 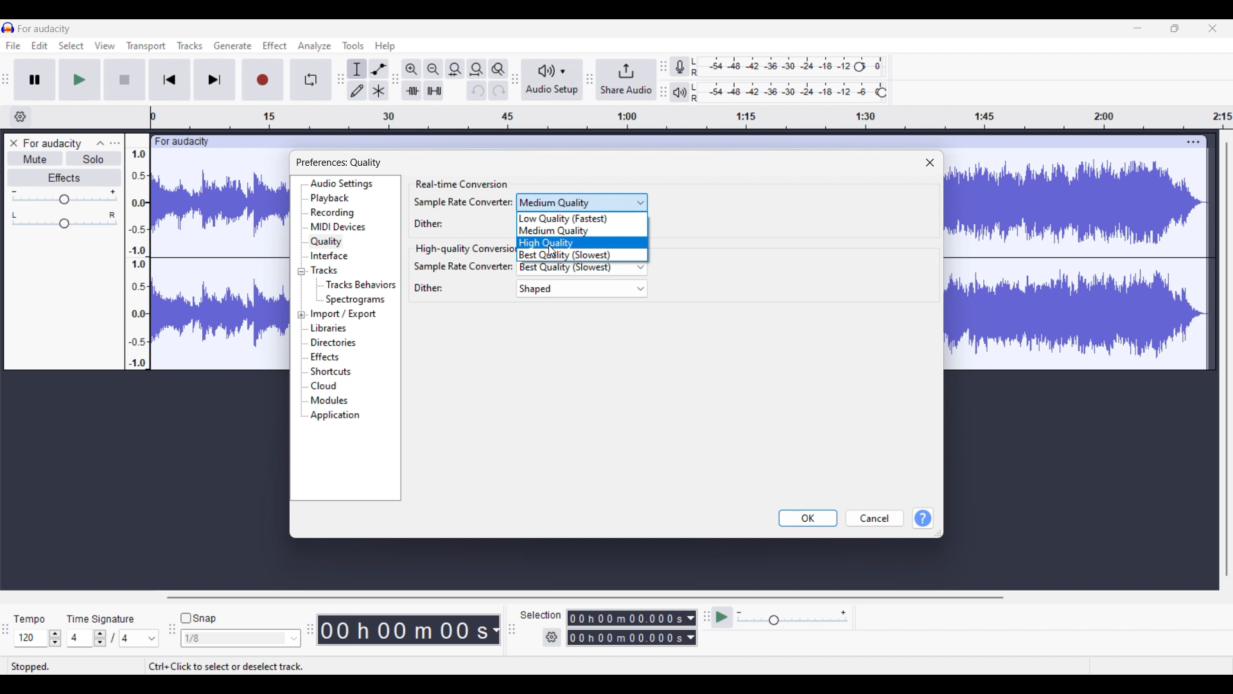 I want to click on audacity, so click(x=180, y=142).